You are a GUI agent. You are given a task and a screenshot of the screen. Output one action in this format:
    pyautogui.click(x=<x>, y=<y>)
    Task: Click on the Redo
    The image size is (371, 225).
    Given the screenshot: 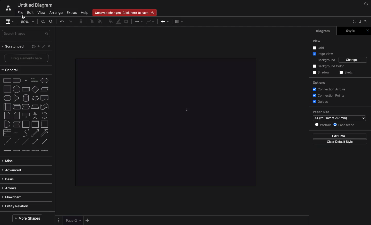 What is the action you would take?
    pyautogui.click(x=71, y=22)
    